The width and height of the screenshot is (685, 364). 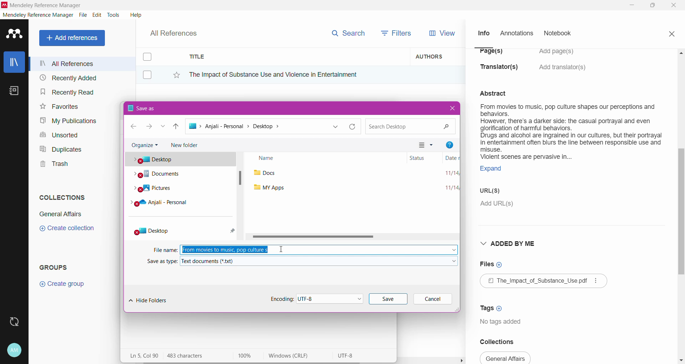 What do you see at coordinates (347, 356) in the screenshot?
I see `Character encoding used` at bounding box center [347, 356].